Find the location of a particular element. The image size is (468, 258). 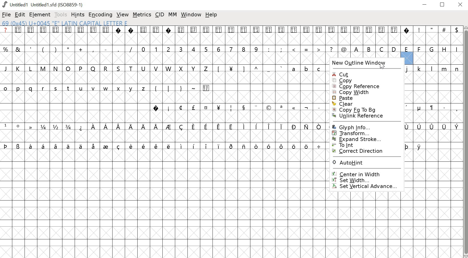

To int is located at coordinates (364, 144).